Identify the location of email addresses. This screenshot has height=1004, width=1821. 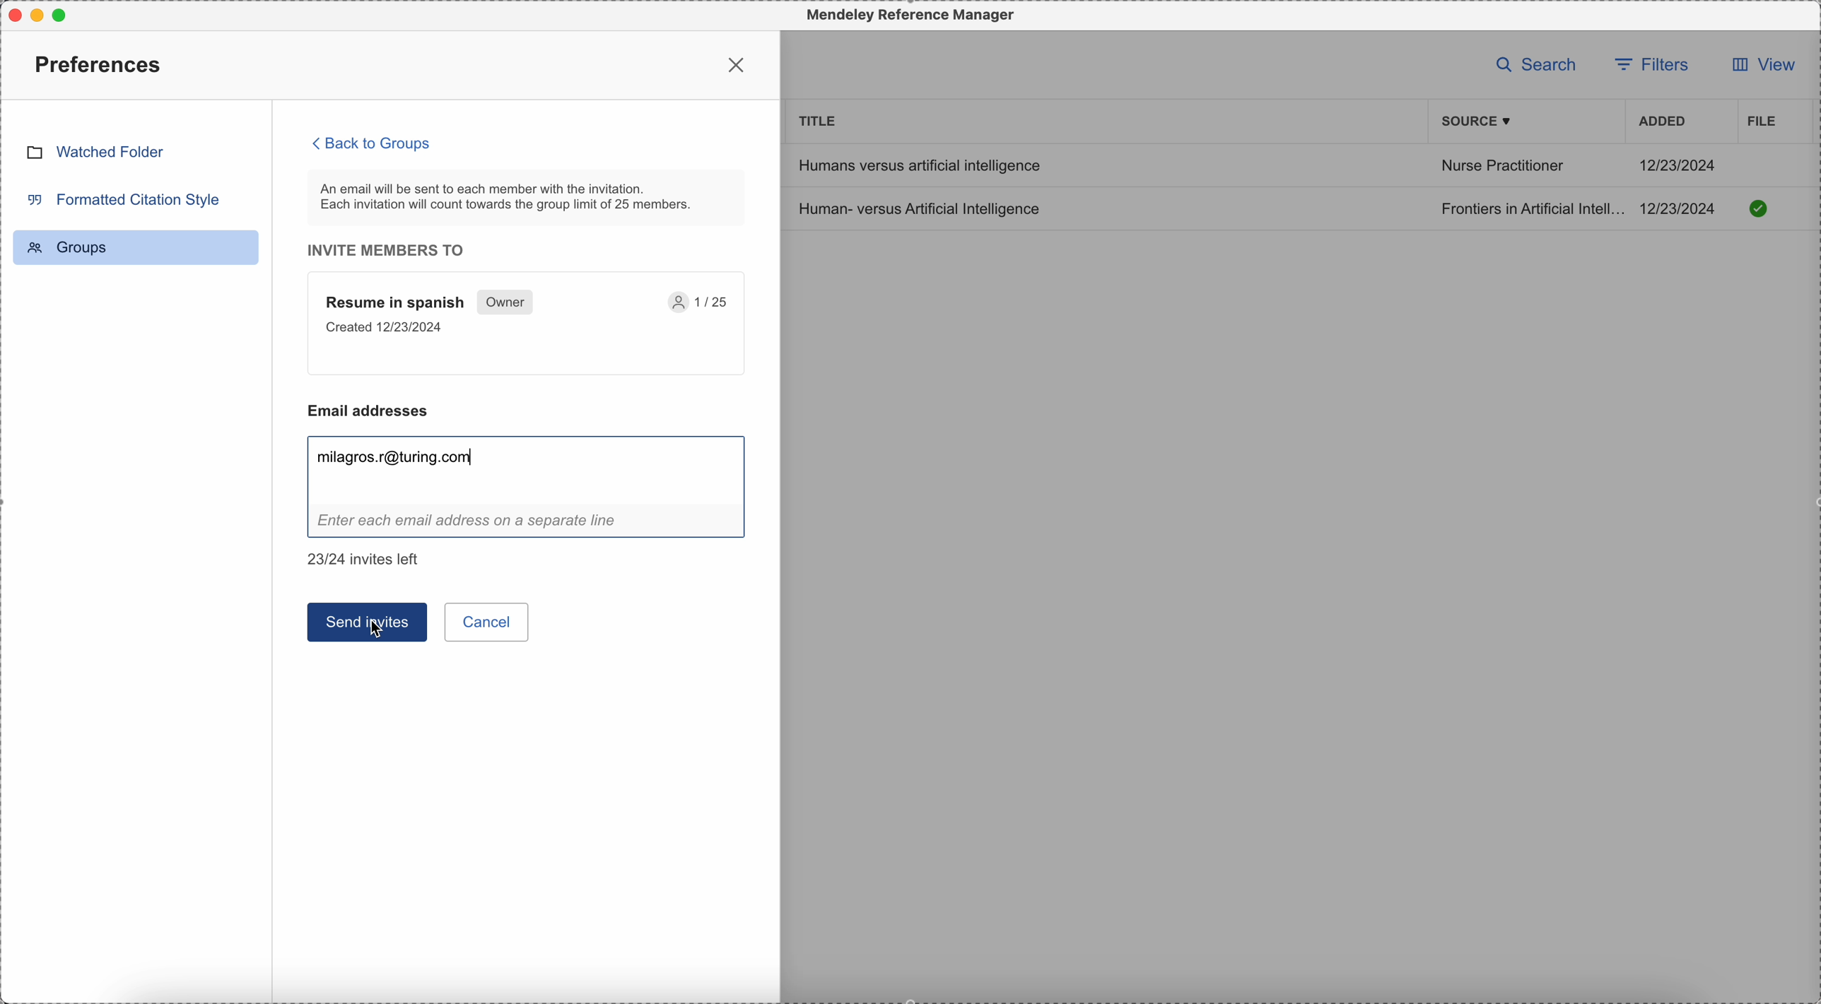
(375, 411).